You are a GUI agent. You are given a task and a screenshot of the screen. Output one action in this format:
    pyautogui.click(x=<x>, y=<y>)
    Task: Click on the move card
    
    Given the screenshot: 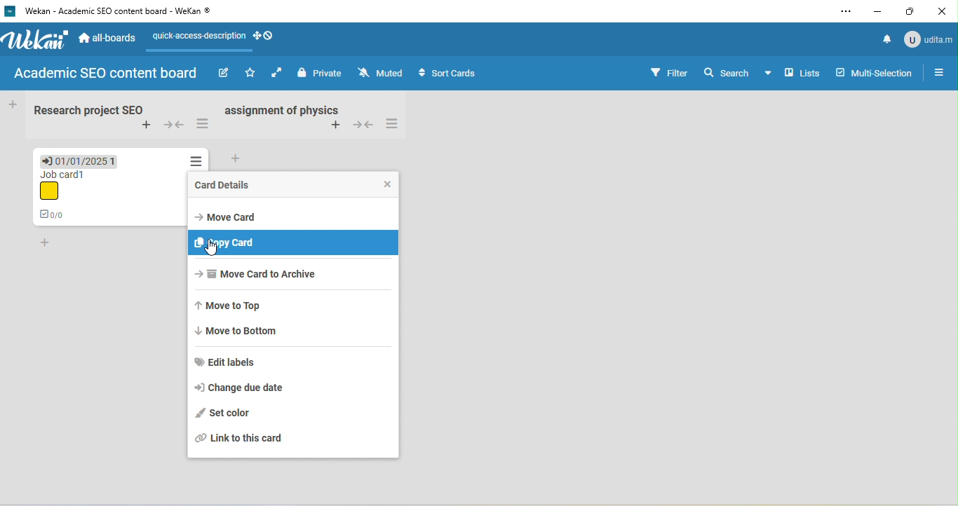 What is the action you would take?
    pyautogui.click(x=230, y=215)
    